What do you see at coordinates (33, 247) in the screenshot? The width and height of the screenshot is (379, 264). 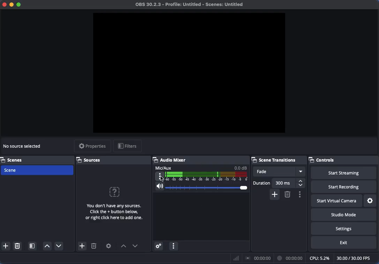 I see `Open scene filters` at bounding box center [33, 247].